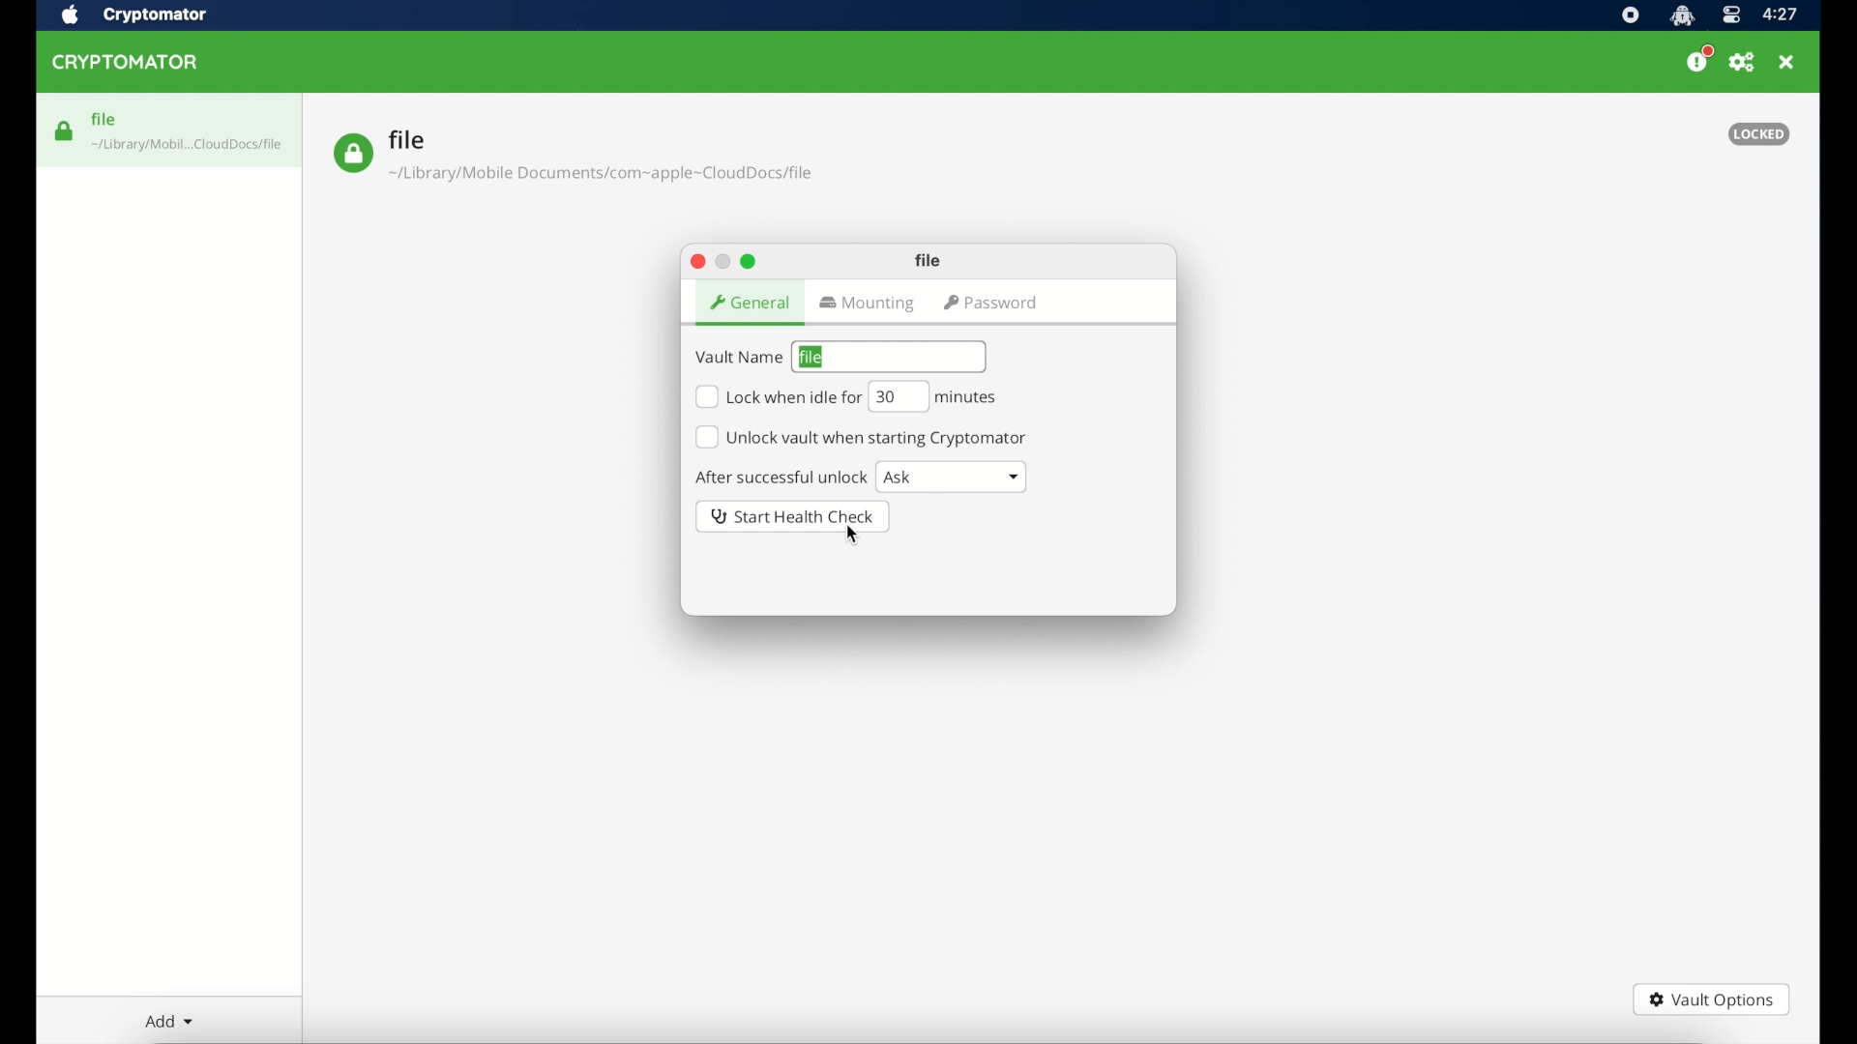 This screenshot has width=1857, height=1044. What do you see at coordinates (696, 260) in the screenshot?
I see `close` at bounding box center [696, 260].